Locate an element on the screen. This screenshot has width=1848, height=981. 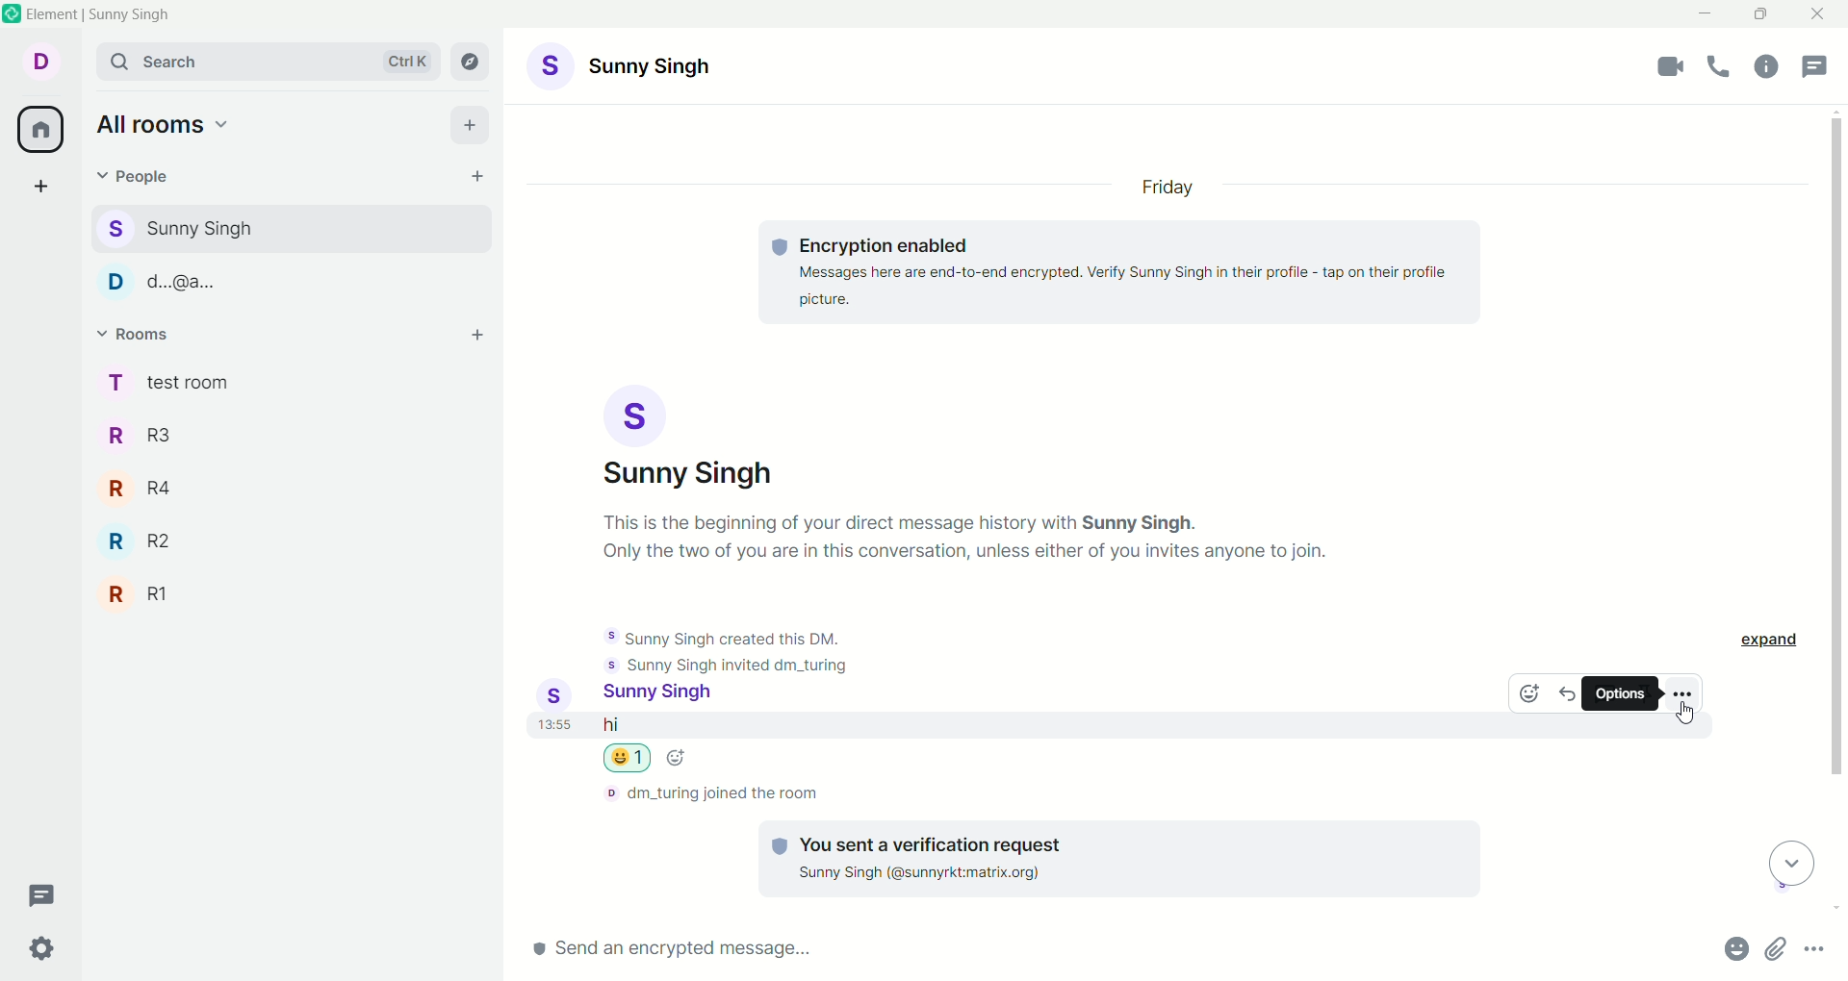
emoji is located at coordinates (1526, 696).